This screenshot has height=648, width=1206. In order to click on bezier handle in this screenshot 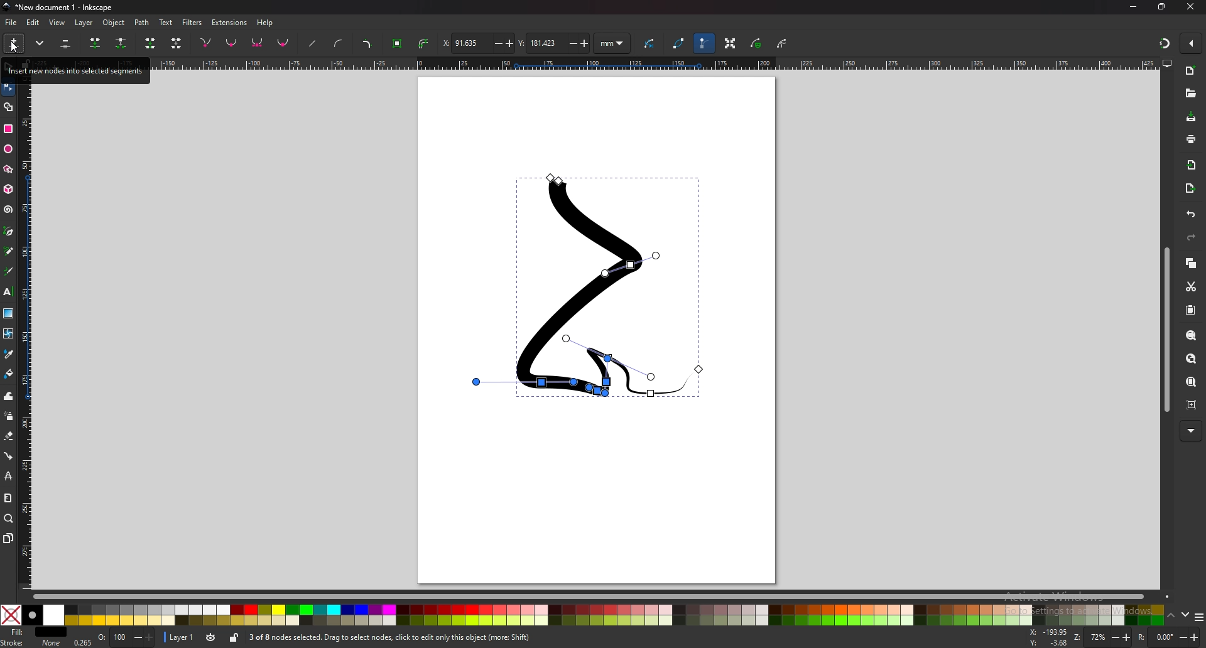, I will do `click(704, 44)`.